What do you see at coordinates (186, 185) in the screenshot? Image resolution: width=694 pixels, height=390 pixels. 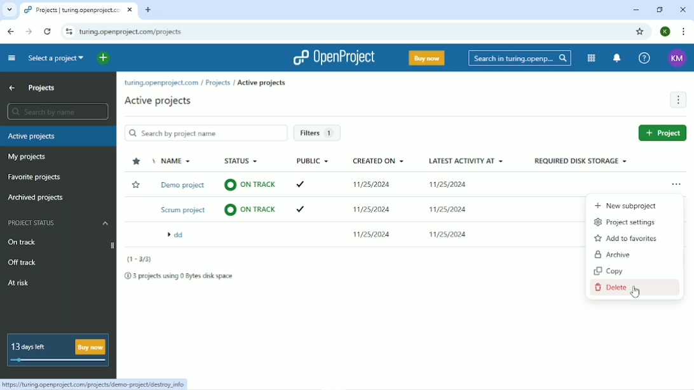 I see `Demo project` at bounding box center [186, 185].